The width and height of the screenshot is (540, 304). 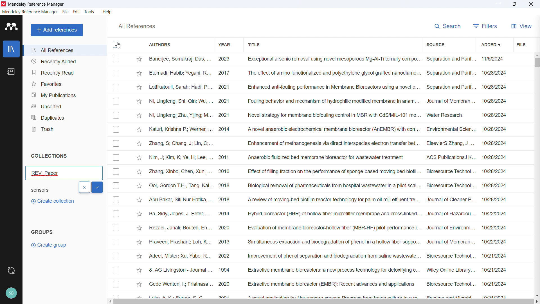 What do you see at coordinates (97, 187) in the screenshot?
I see `tick` at bounding box center [97, 187].